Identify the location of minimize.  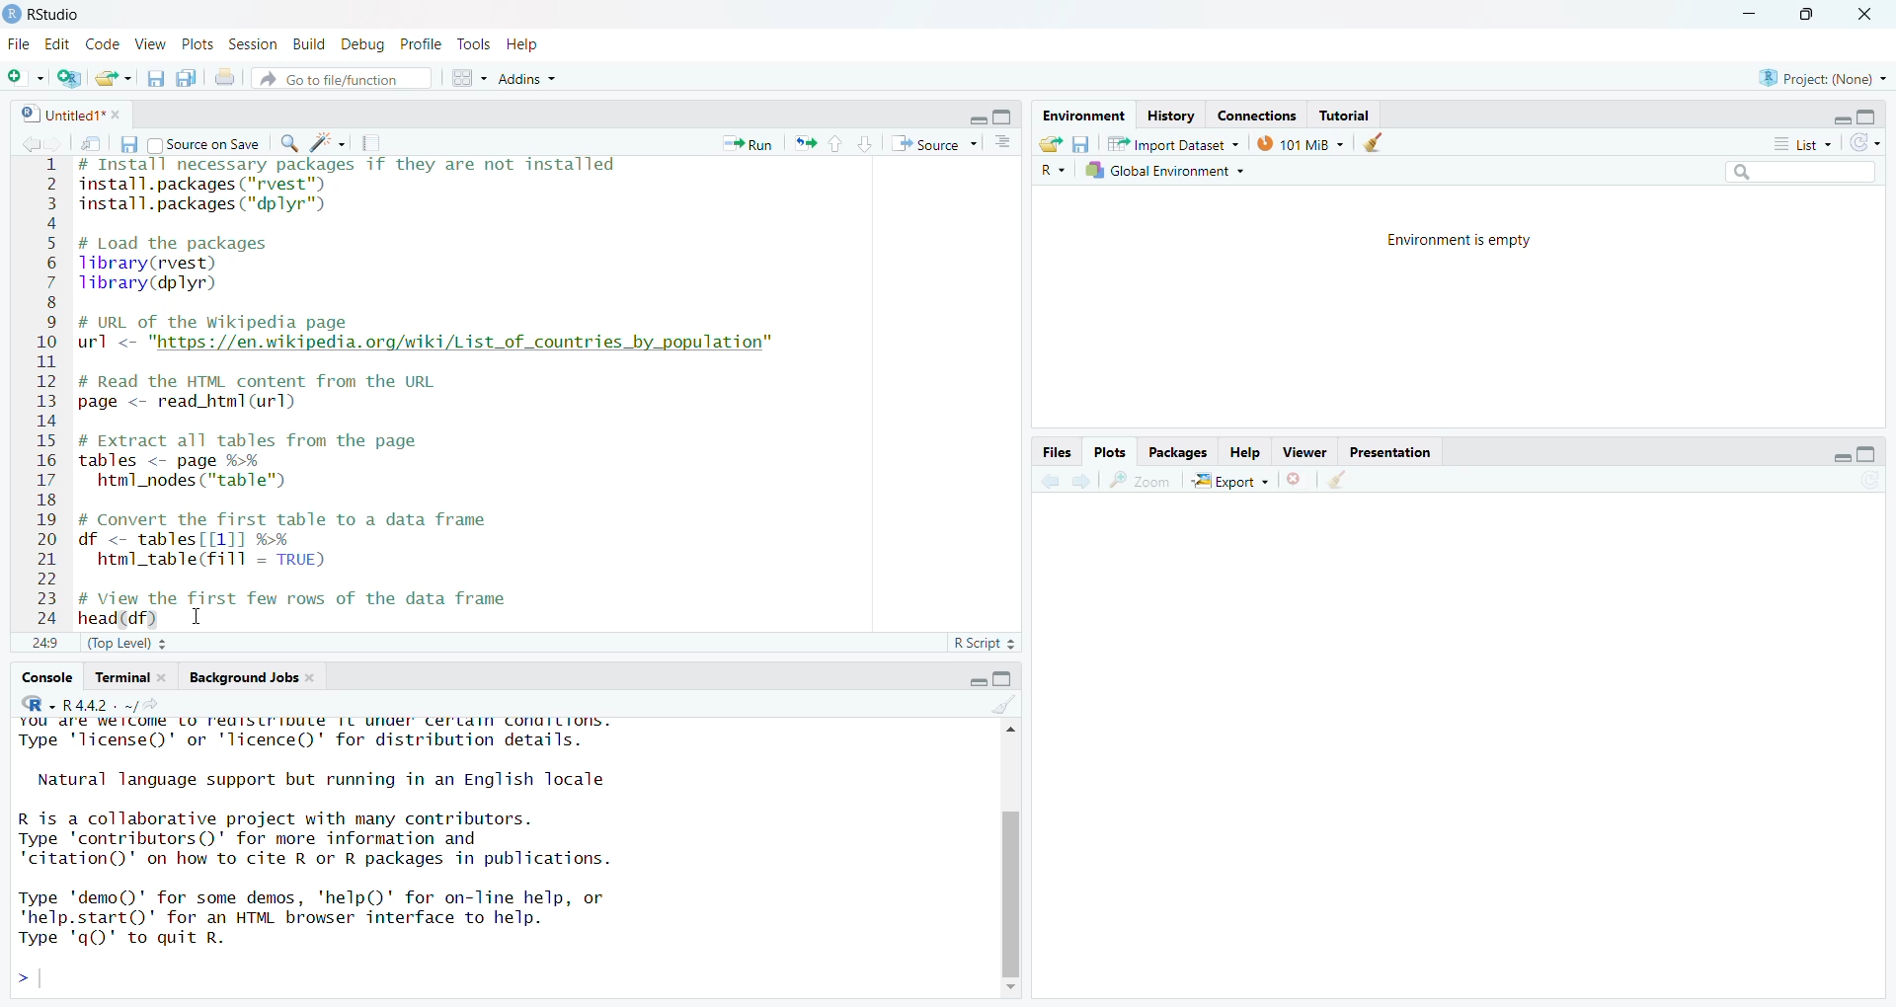
(1842, 119).